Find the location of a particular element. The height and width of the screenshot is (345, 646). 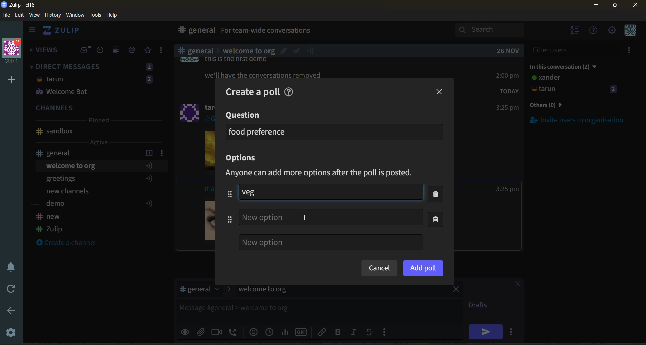

delete is located at coordinates (438, 208).